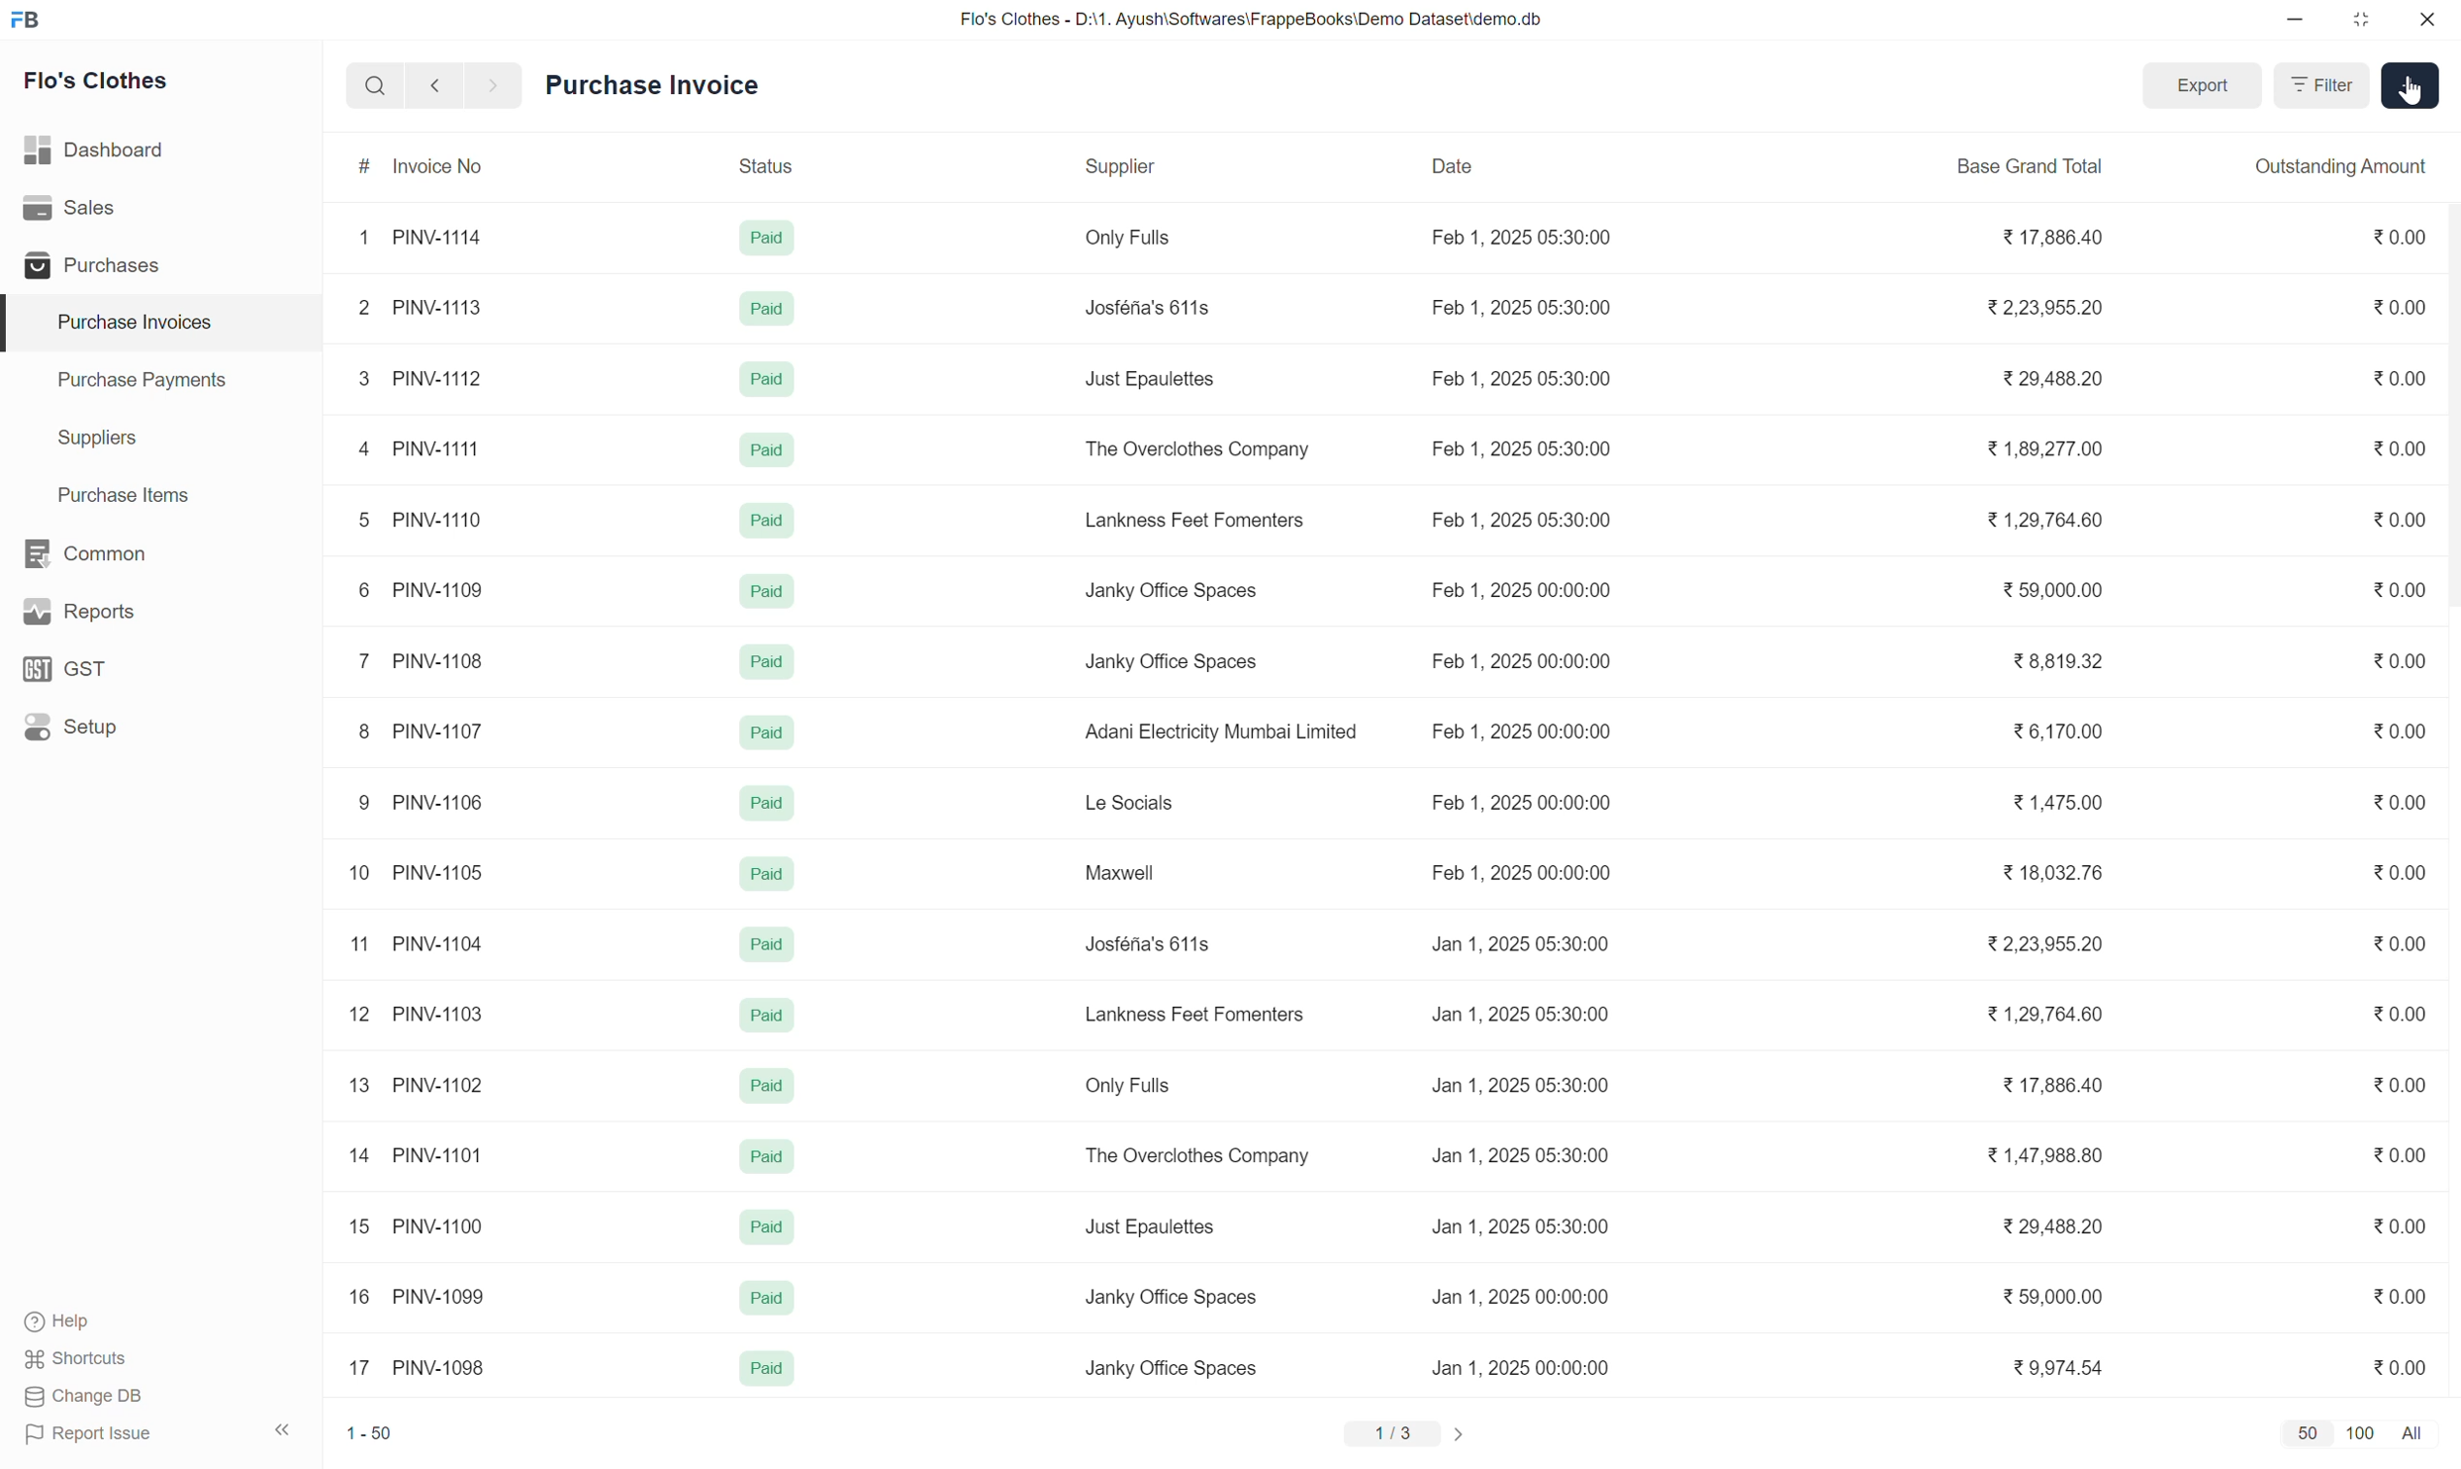  I want to click on All, so click(2414, 1434).